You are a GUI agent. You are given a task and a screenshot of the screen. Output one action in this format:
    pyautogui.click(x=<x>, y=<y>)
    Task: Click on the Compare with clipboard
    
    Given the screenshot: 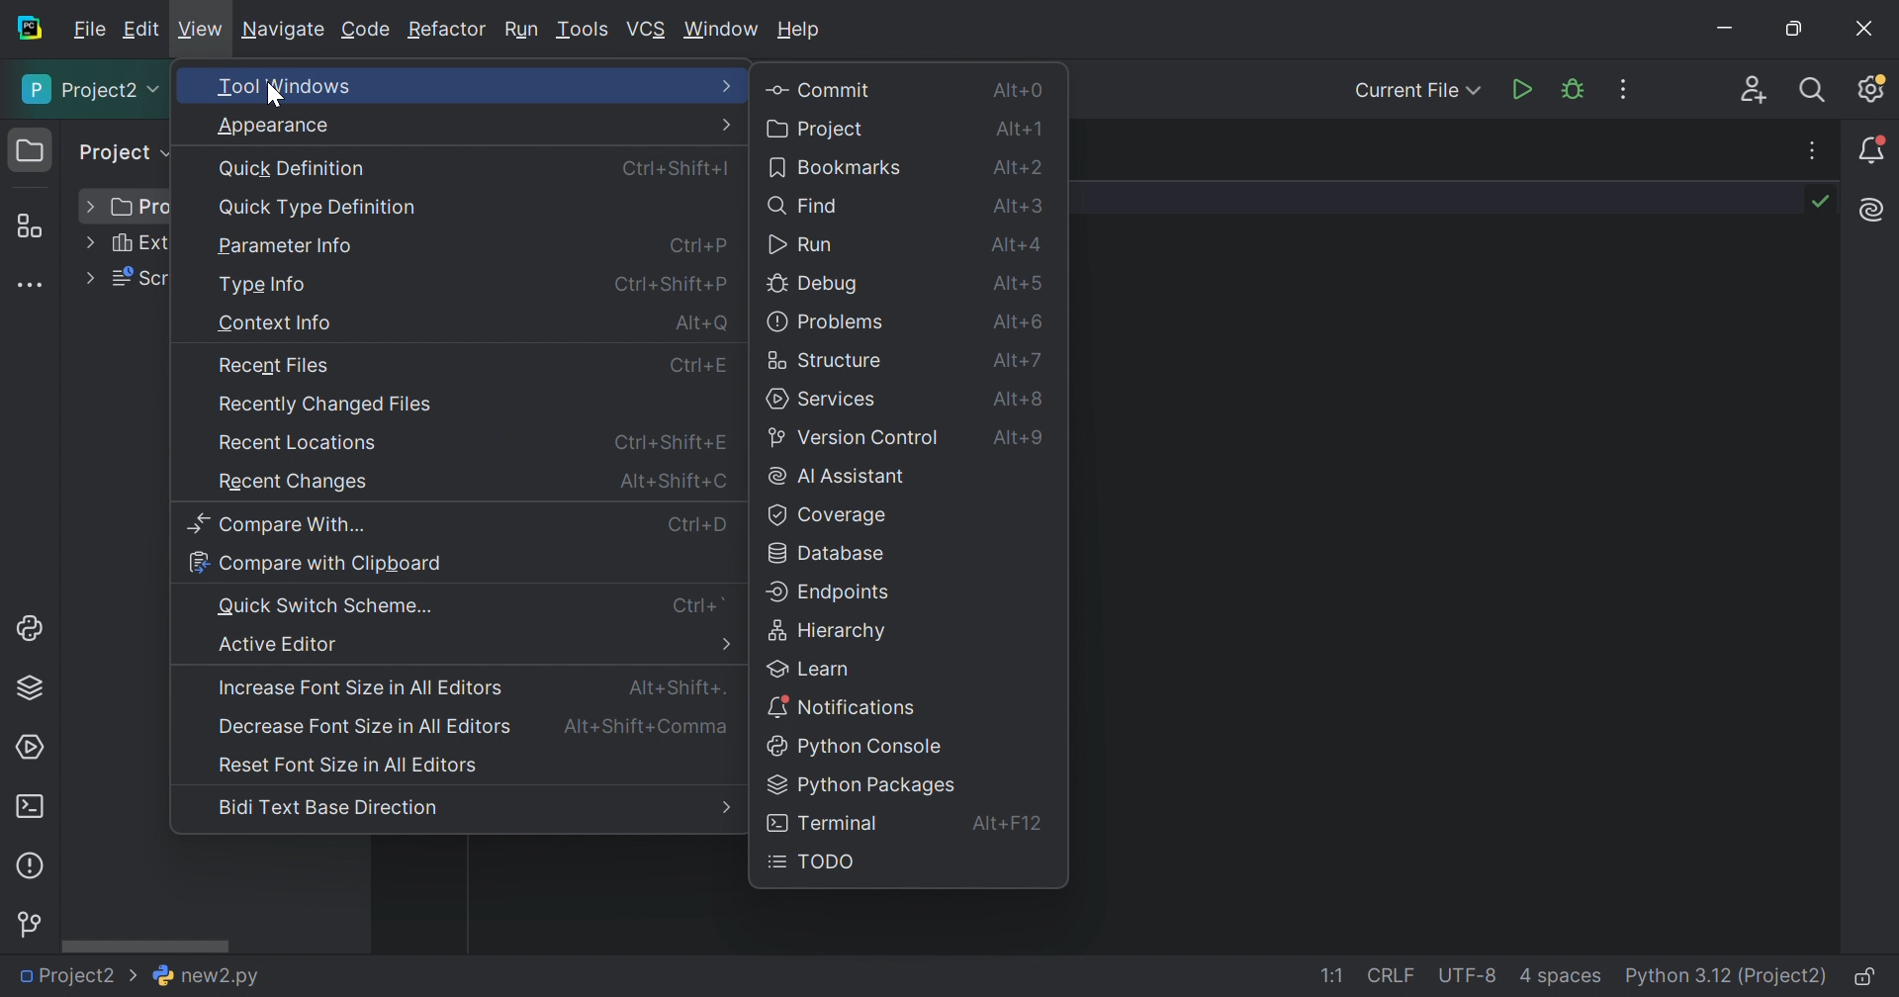 What is the action you would take?
    pyautogui.click(x=316, y=561)
    